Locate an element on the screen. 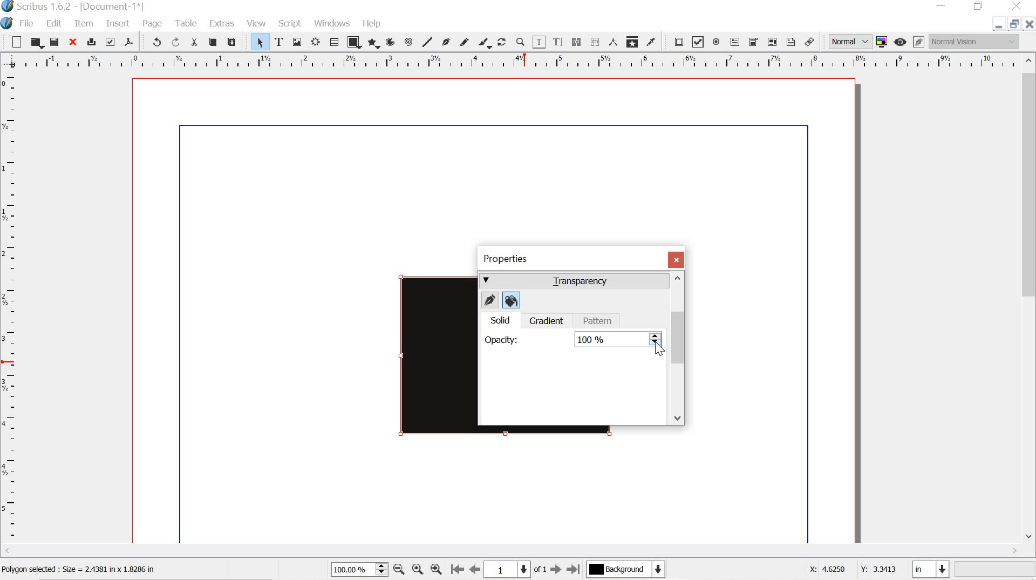 The image size is (1036, 580). pattern is located at coordinates (598, 320).